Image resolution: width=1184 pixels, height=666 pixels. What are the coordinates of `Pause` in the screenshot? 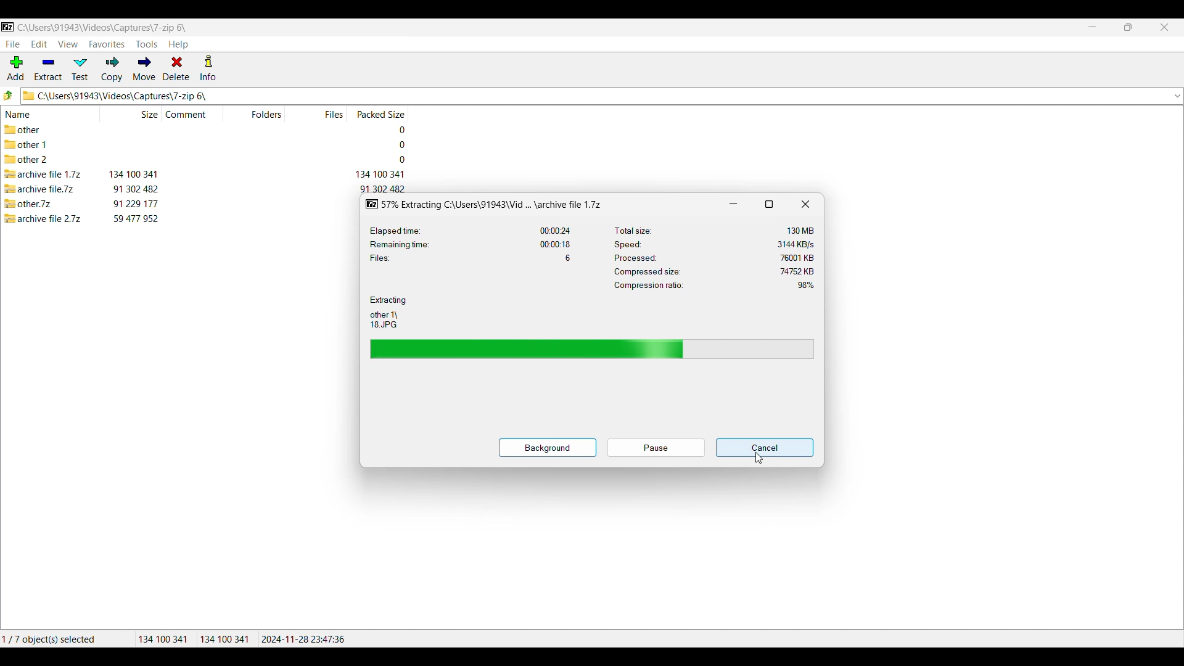 It's located at (656, 448).